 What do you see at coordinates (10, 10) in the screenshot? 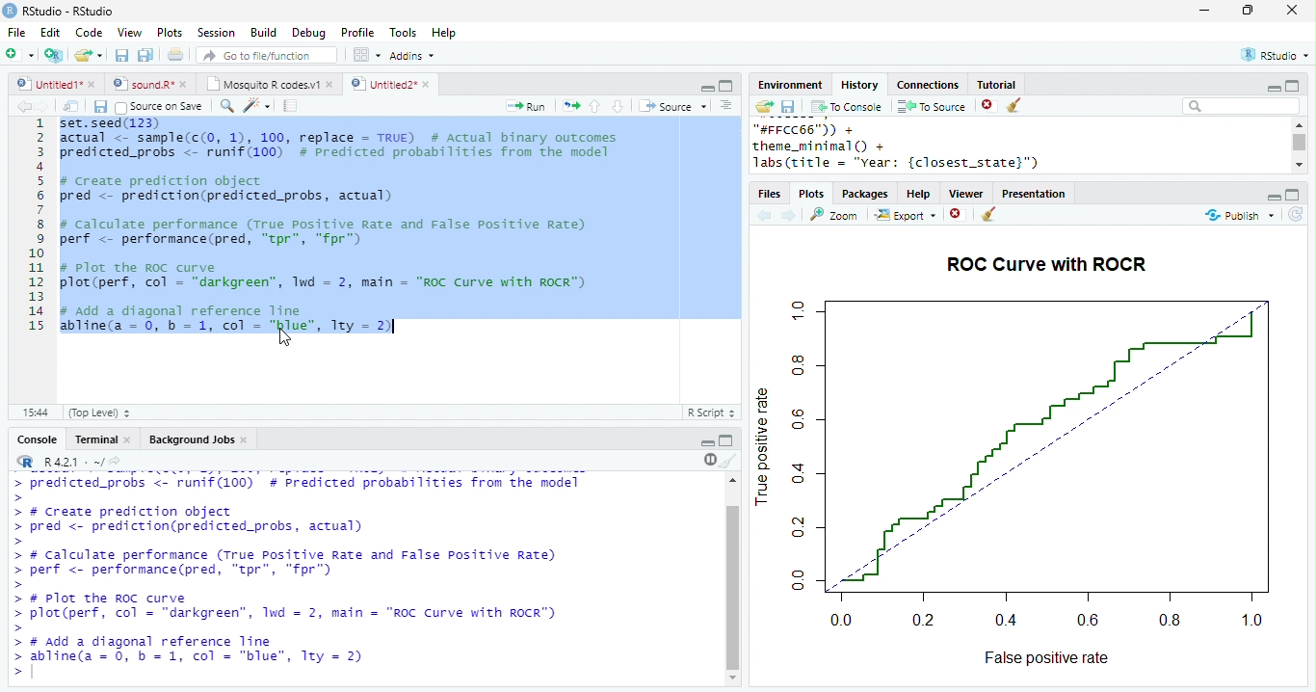
I see `logo` at bounding box center [10, 10].